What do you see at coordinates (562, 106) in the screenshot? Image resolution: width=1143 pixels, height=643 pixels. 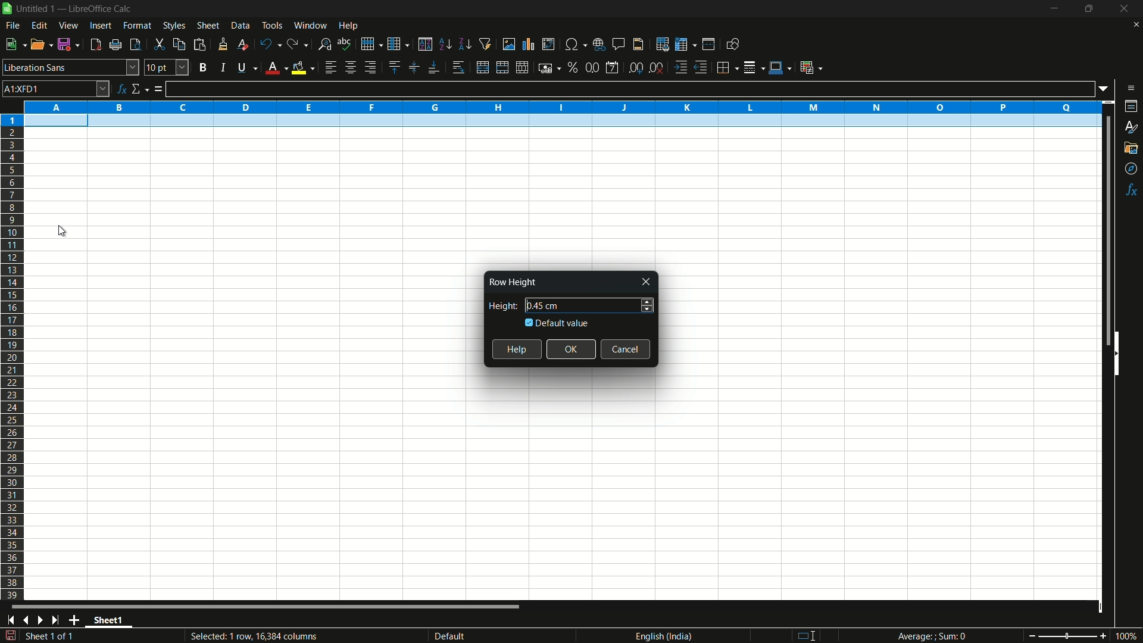 I see `columns` at bounding box center [562, 106].